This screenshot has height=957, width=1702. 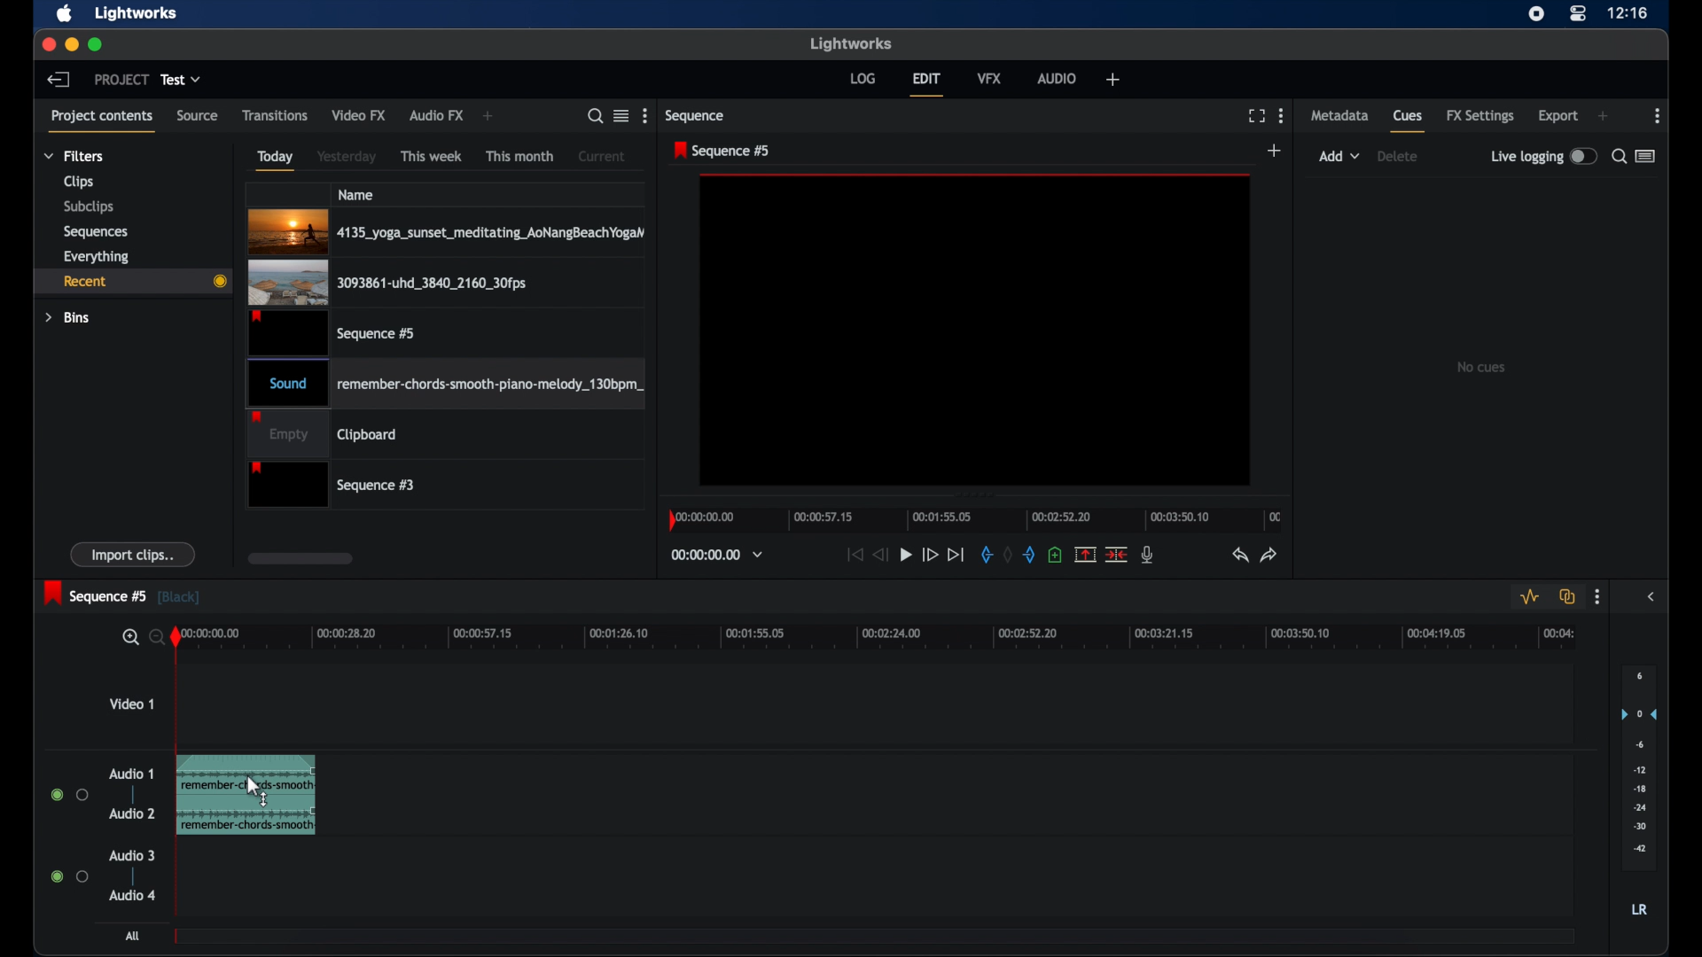 What do you see at coordinates (1339, 156) in the screenshot?
I see `add` at bounding box center [1339, 156].